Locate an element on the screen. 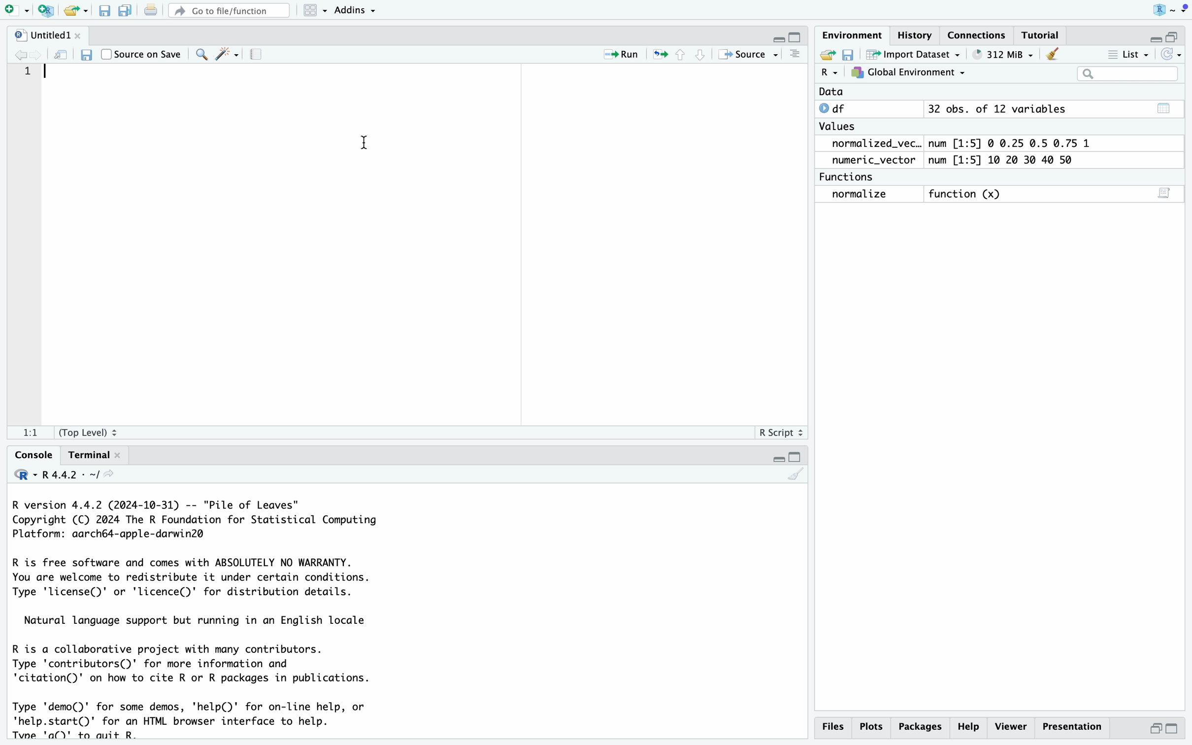 This screenshot has width=1192, height=745. save is located at coordinates (850, 53).